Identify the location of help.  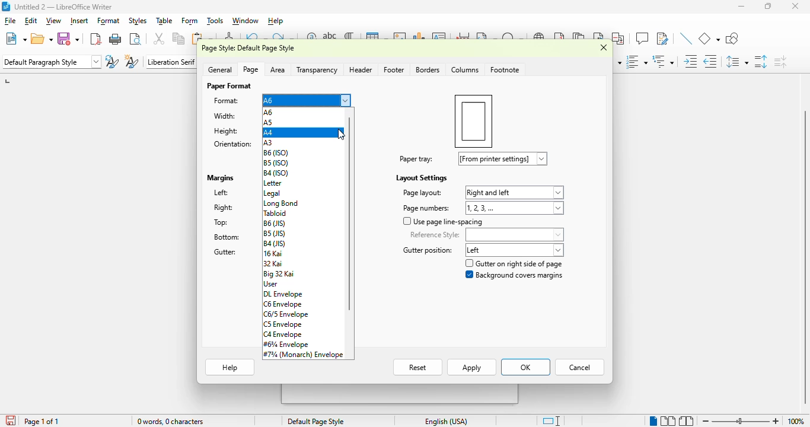
(276, 20).